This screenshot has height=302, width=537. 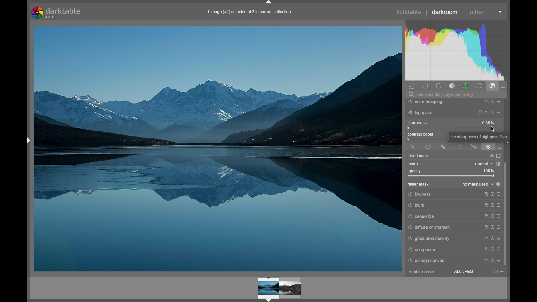 What do you see at coordinates (463, 272) in the screenshot?
I see `v3.0 jpeg` at bounding box center [463, 272].